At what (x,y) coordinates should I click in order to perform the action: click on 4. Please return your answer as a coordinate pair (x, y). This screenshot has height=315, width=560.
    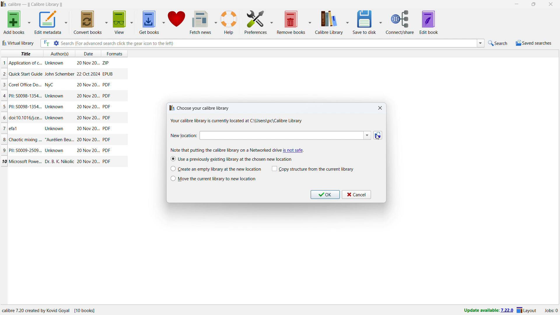
    Looking at the image, I should click on (5, 96).